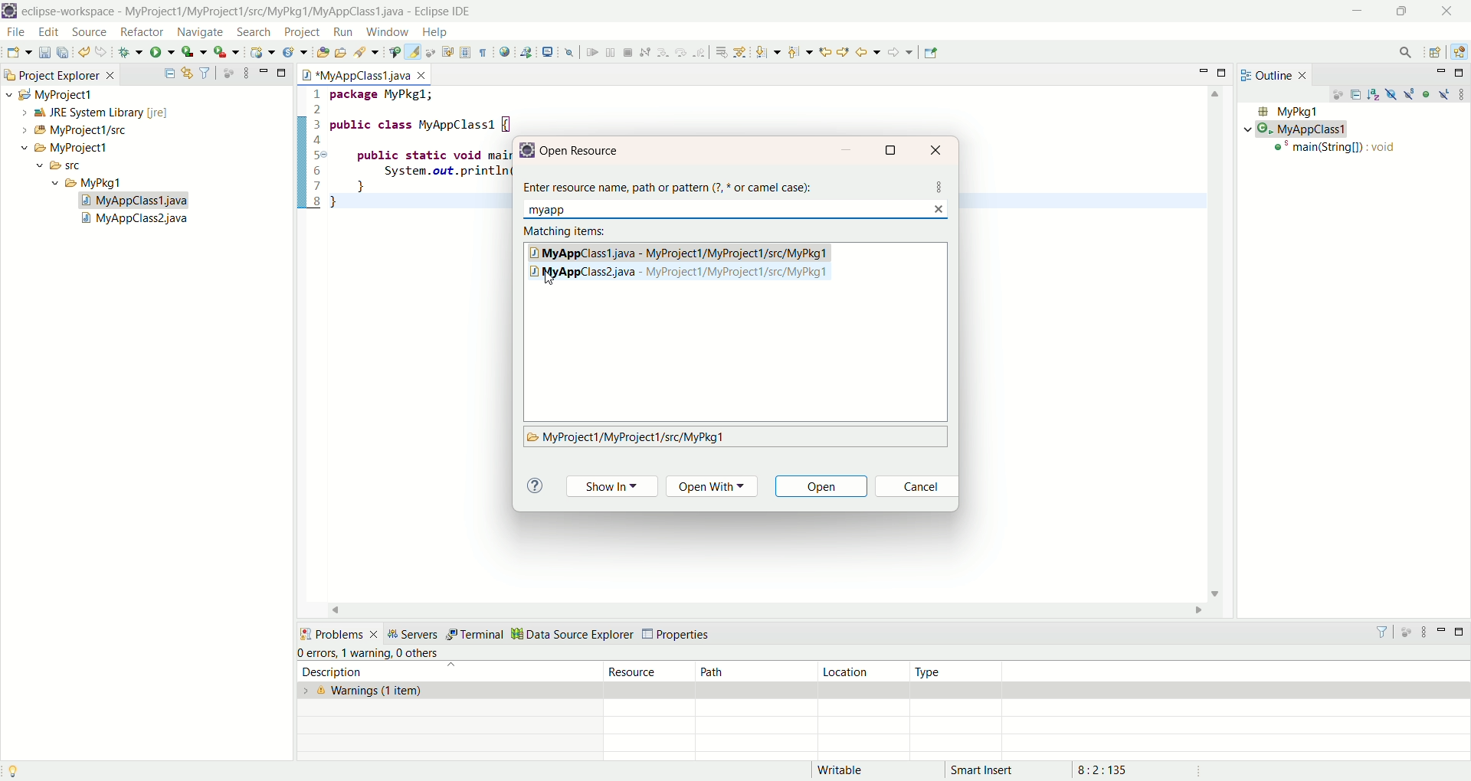 Image resolution: width=1471 pixels, height=781 pixels. What do you see at coordinates (1400, 13) in the screenshot?
I see `maximize` at bounding box center [1400, 13].